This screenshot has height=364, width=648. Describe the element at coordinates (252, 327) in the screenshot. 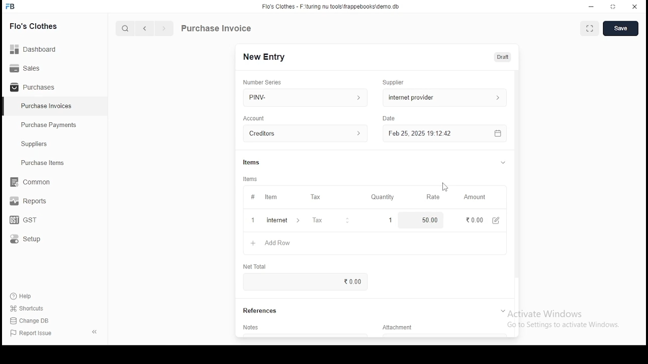

I see `notes` at that location.